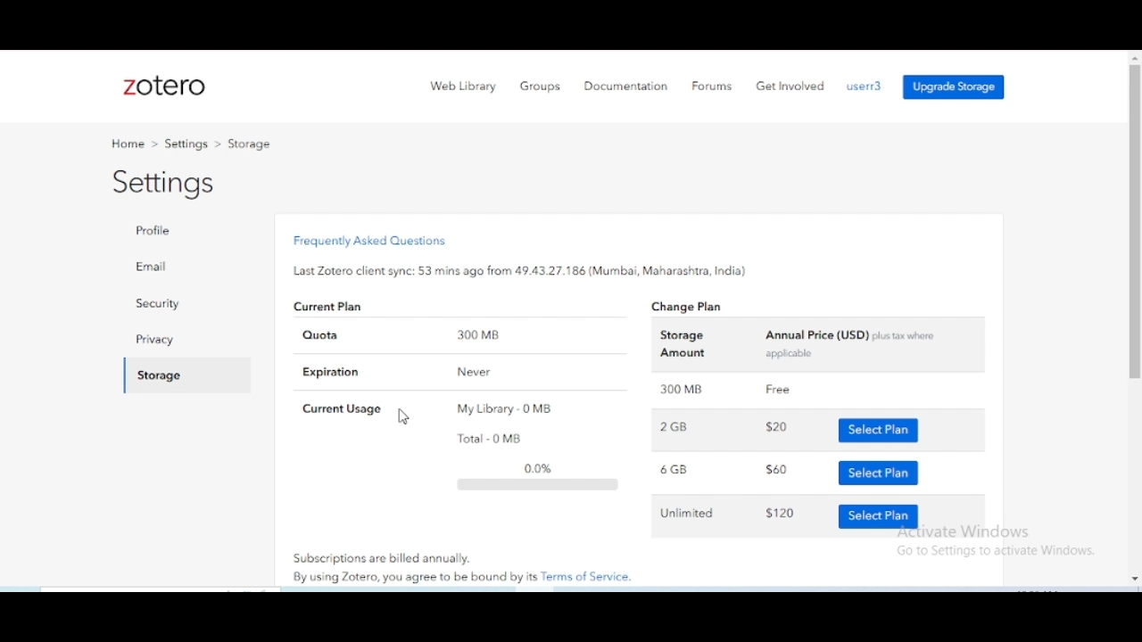 The image size is (1142, 642). What do you see at coordinates (674, 427) in the screenshot?
I see `2 GB` at bounding box center [674, 427].